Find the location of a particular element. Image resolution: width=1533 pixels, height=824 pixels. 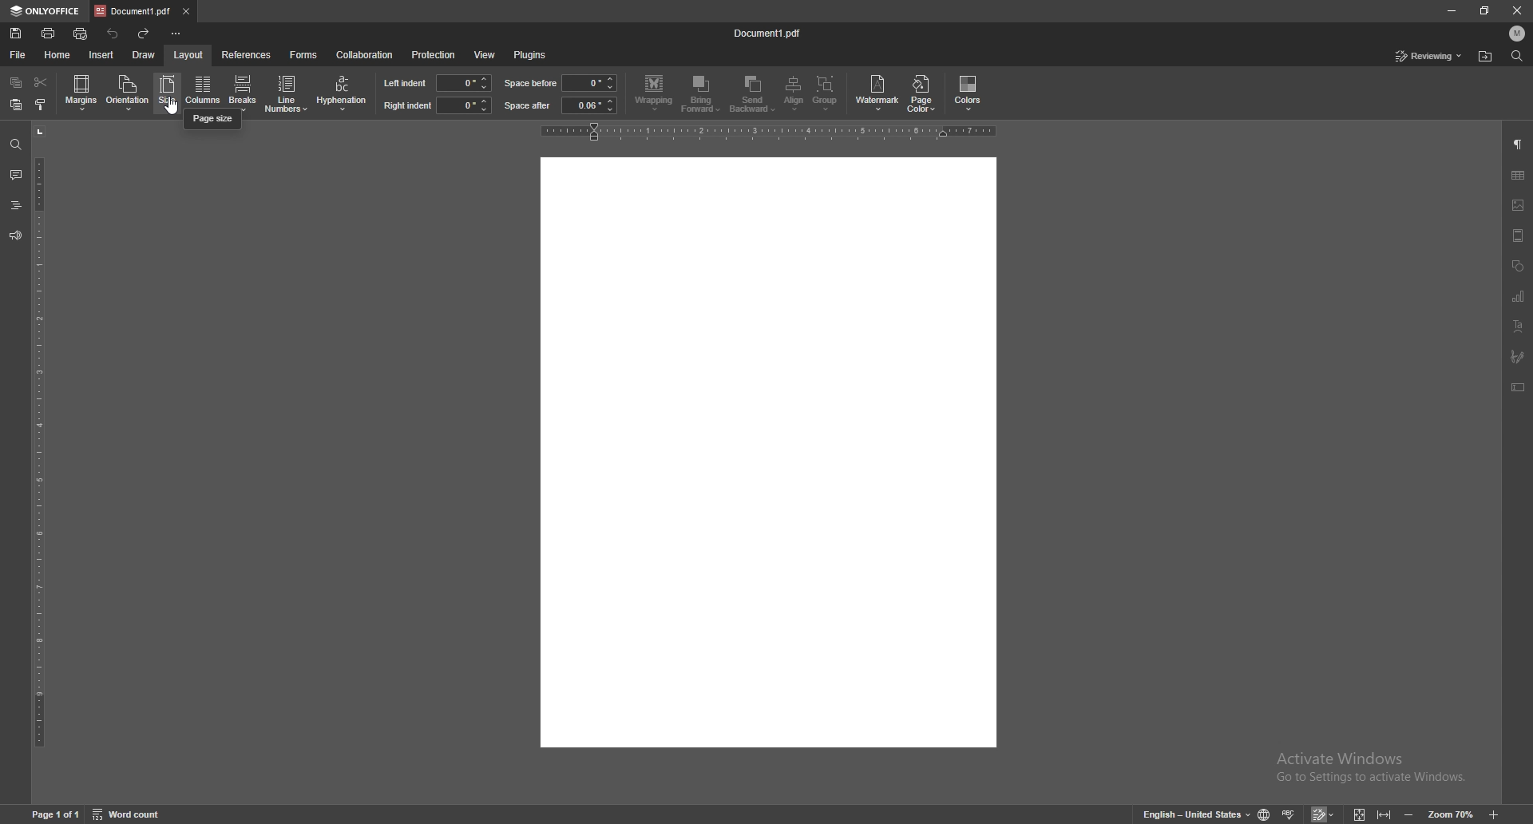

insert is located at coordinates (101, 55).